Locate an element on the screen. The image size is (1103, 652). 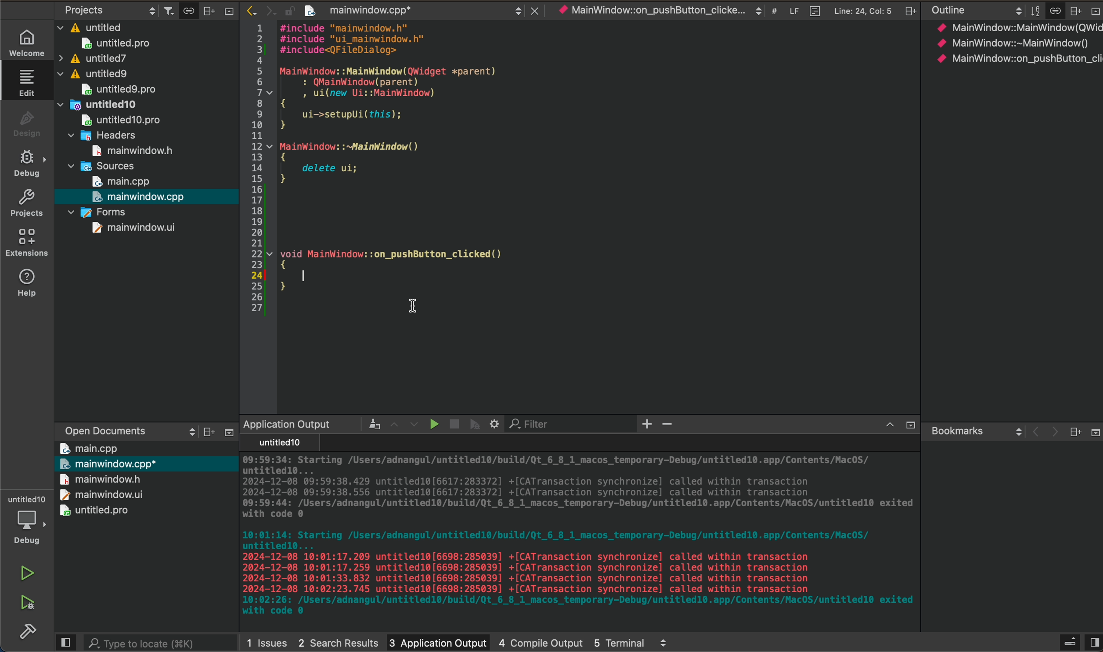
up is located at coordinates (392, 423).